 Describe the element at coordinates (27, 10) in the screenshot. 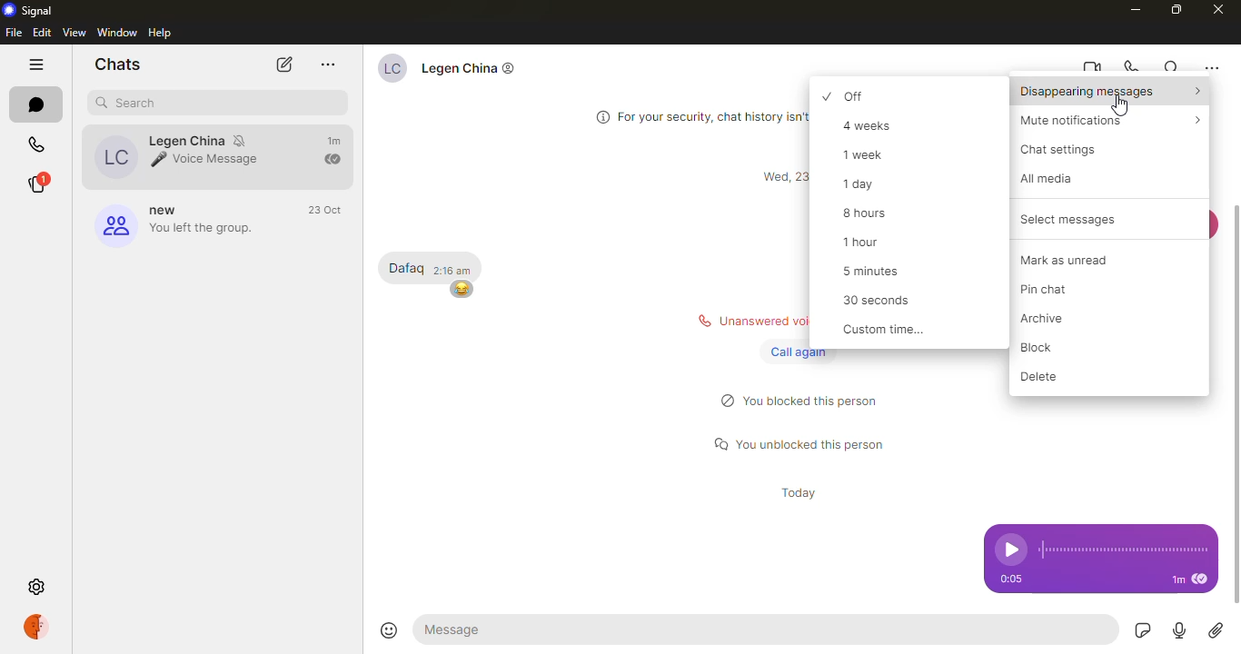

I see `signal` at that location.